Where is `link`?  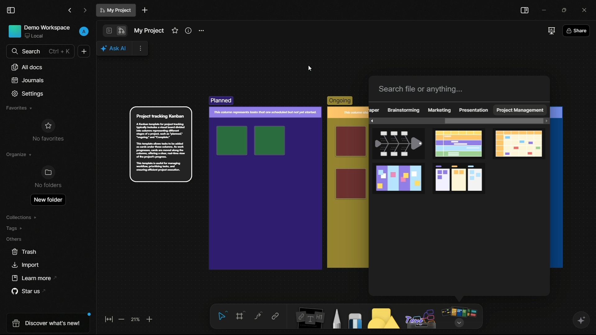 link is located at coordinates (275, 316).